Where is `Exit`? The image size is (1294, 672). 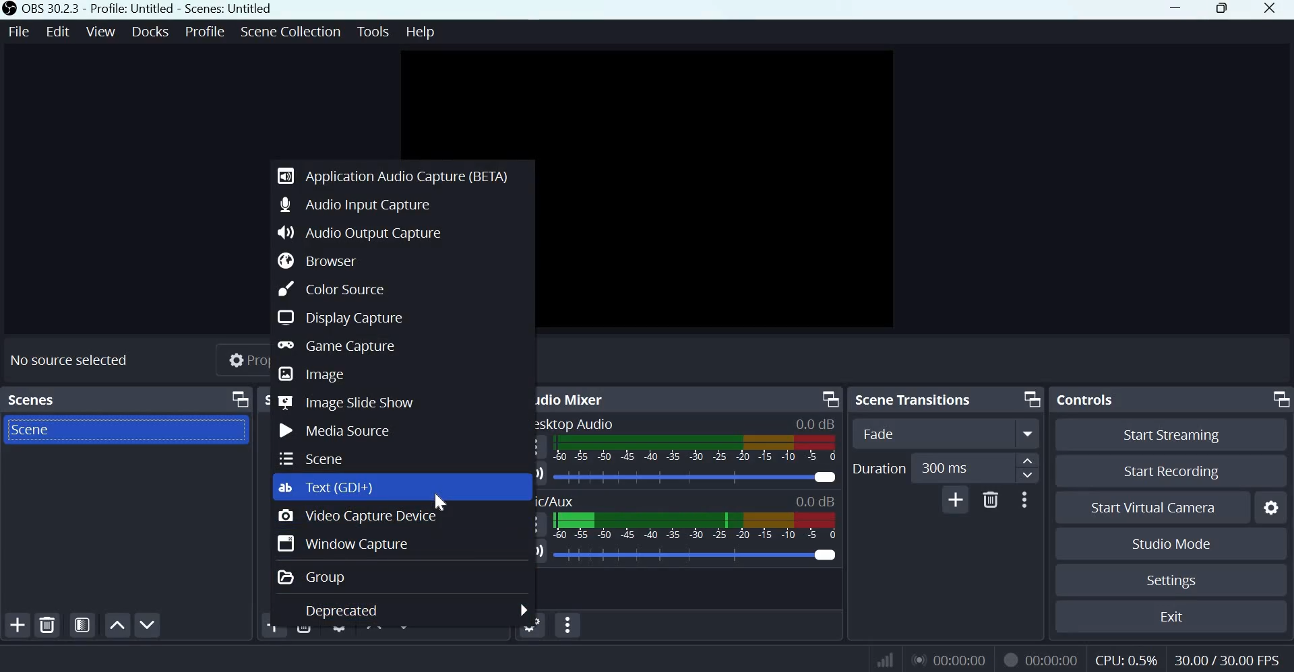
Exit is located at coordinates (1175, 617).